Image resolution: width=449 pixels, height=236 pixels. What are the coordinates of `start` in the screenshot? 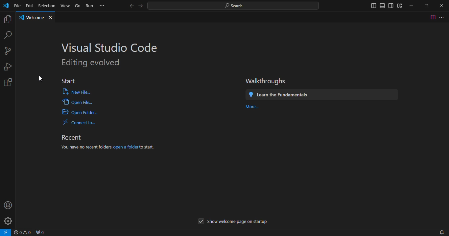 It's located at (68, 78).